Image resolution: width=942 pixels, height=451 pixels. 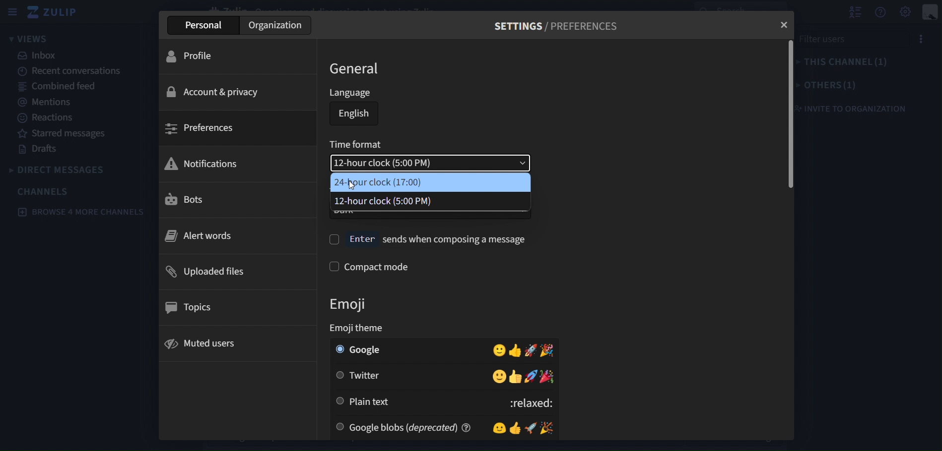 What do you see at coordinates (200, 26) in the screenshot?
I see `Personal` at bounding box center [200, 26].